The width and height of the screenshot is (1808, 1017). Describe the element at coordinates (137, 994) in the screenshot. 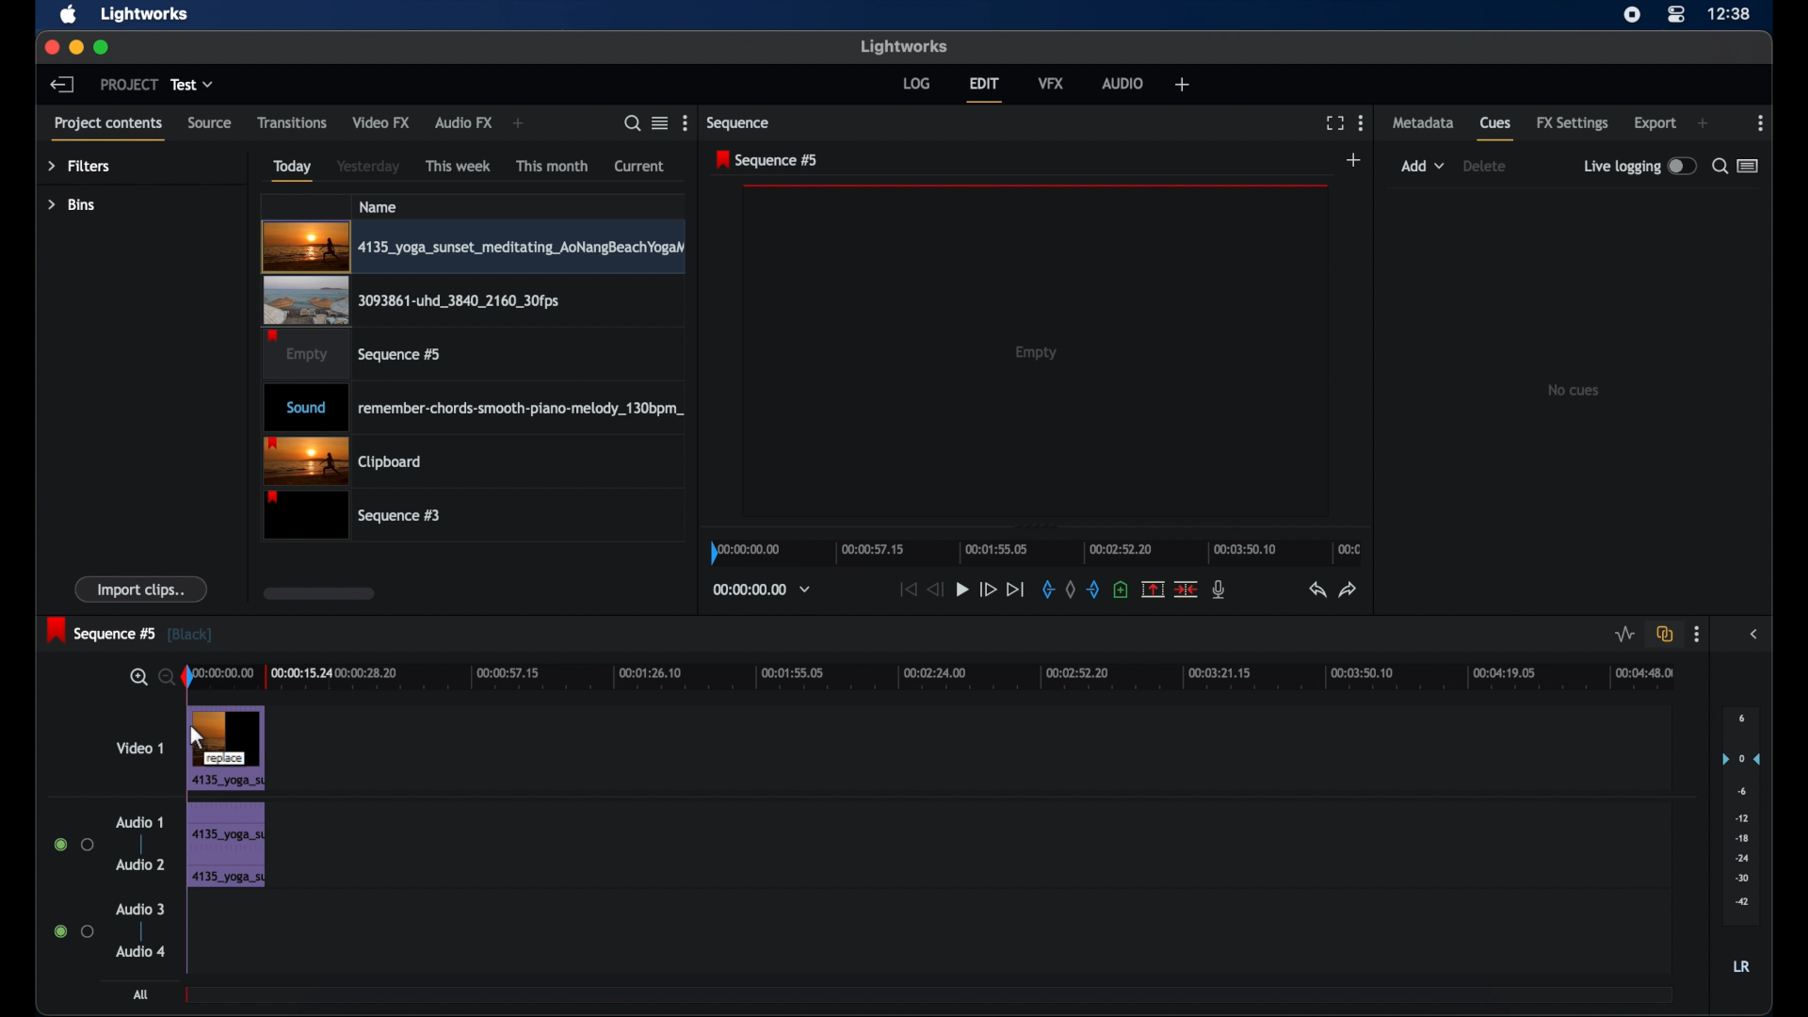

I see `All` at that location.